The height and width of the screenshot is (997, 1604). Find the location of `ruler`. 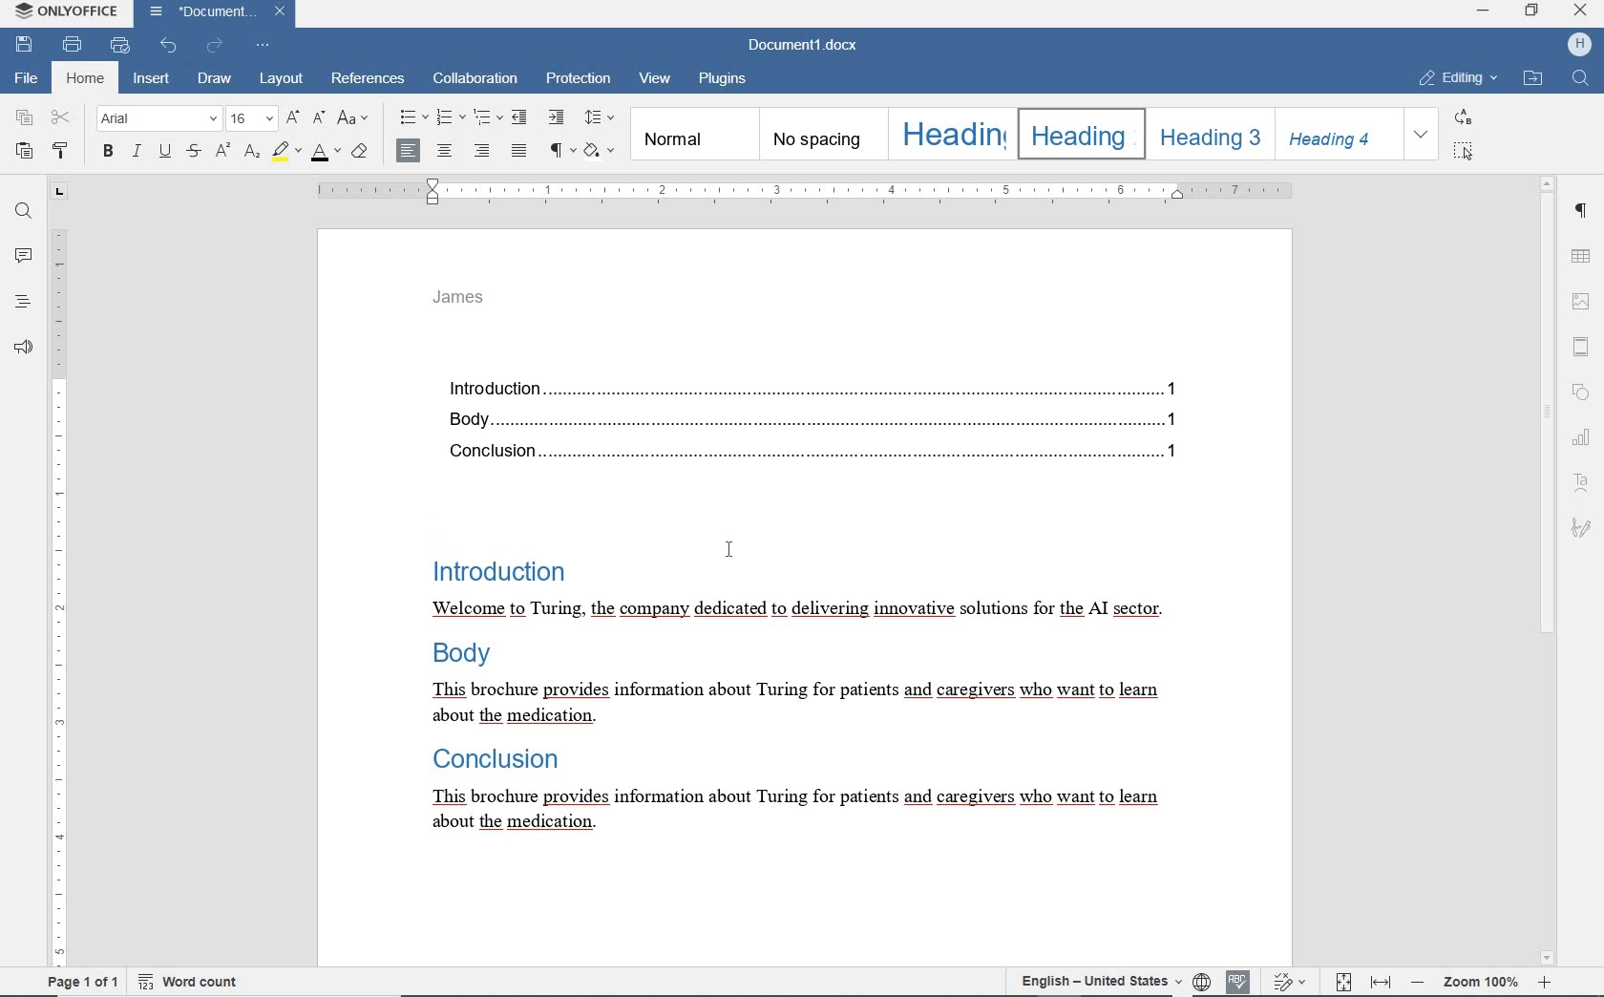

ruler is located at coordinates (60, 579).